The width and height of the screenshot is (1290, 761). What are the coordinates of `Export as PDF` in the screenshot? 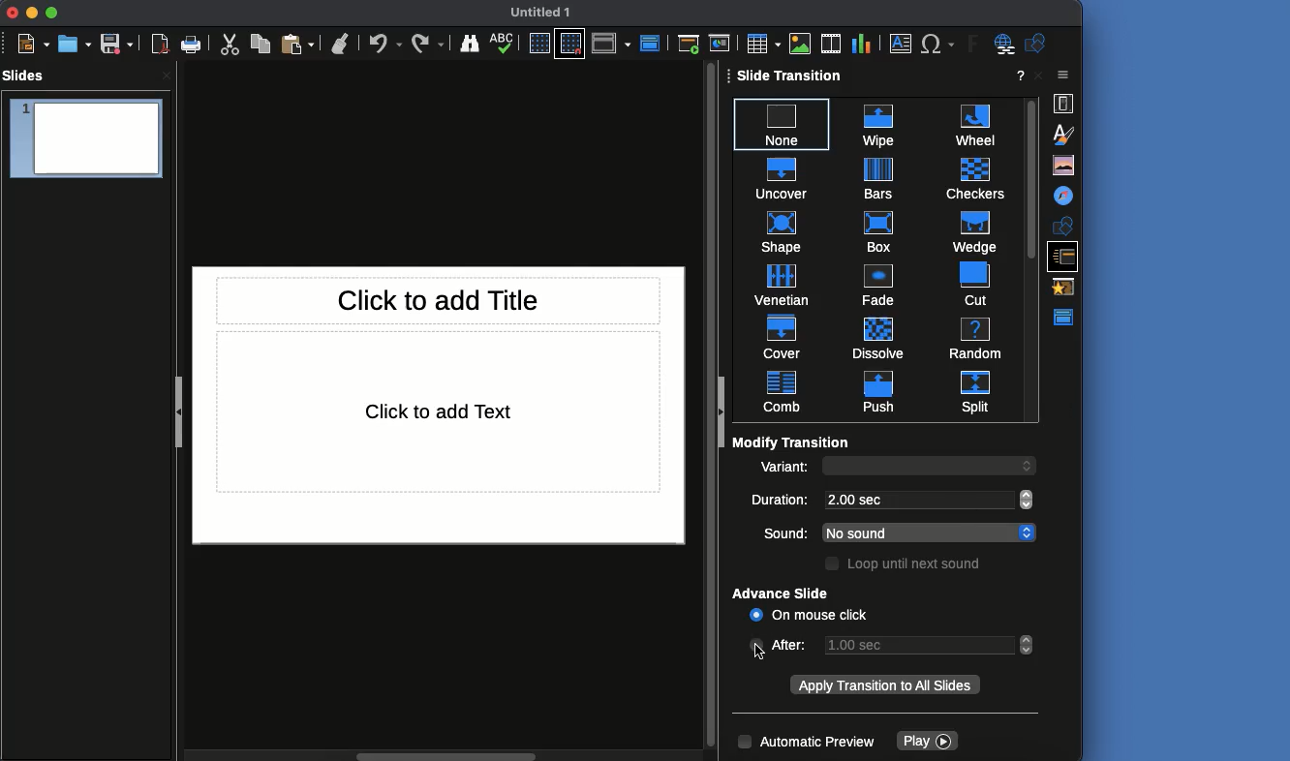 It's located at (161, 45).